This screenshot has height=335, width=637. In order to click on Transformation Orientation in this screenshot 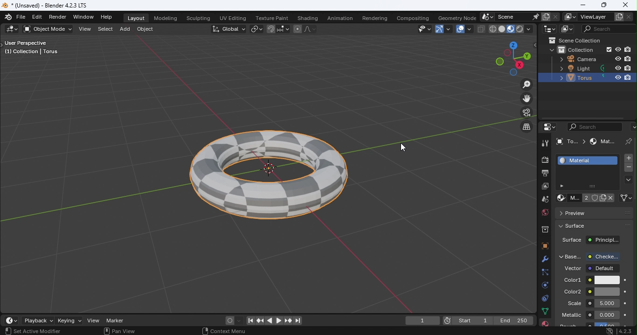, I will do `click(228, 28)`.